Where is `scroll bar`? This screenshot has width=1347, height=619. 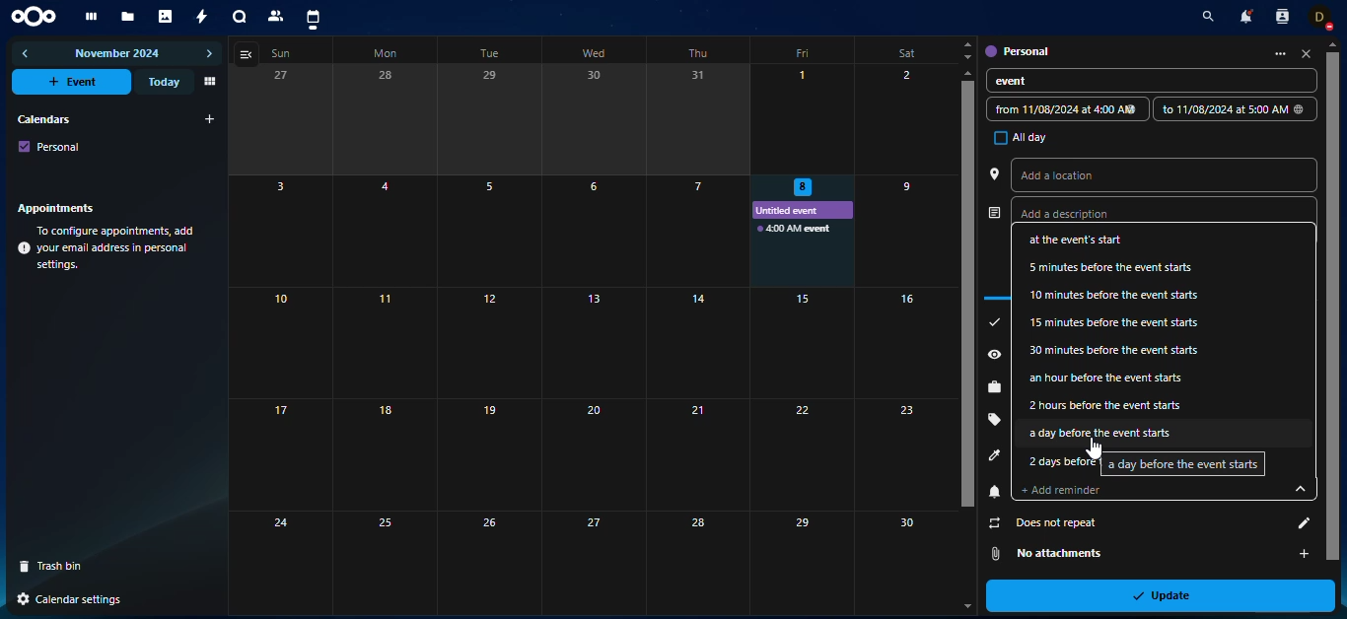
scroll bar is located at coordinates (1331, 297).